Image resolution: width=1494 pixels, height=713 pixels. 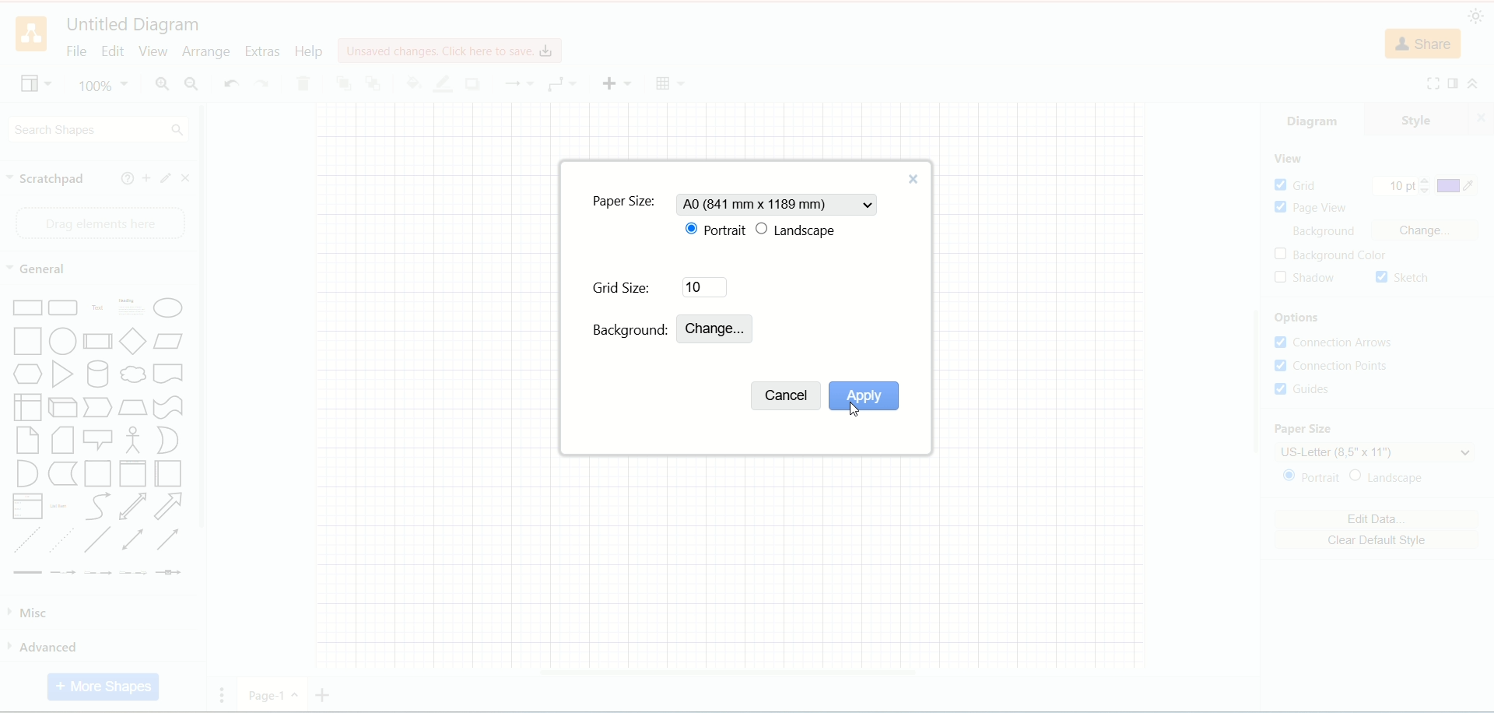 What do you see at coordinates (29, 309) in the screenshot?
I see `rectangle` at bounding box center [29, 309].